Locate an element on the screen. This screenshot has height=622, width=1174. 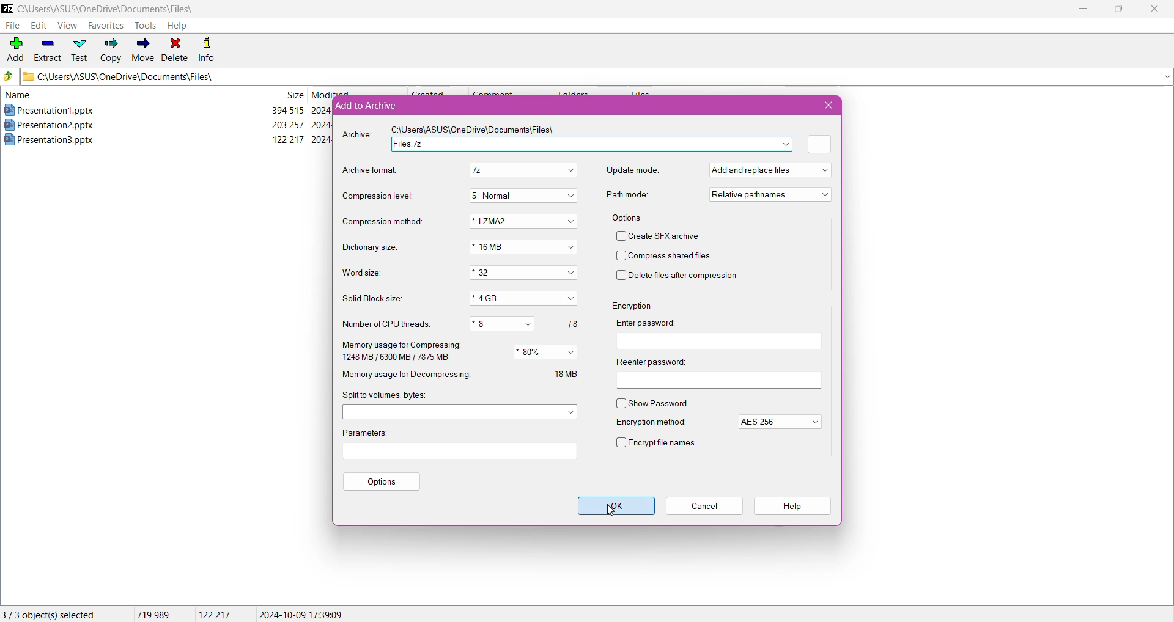
*80% is located at coordinates (545, 352).